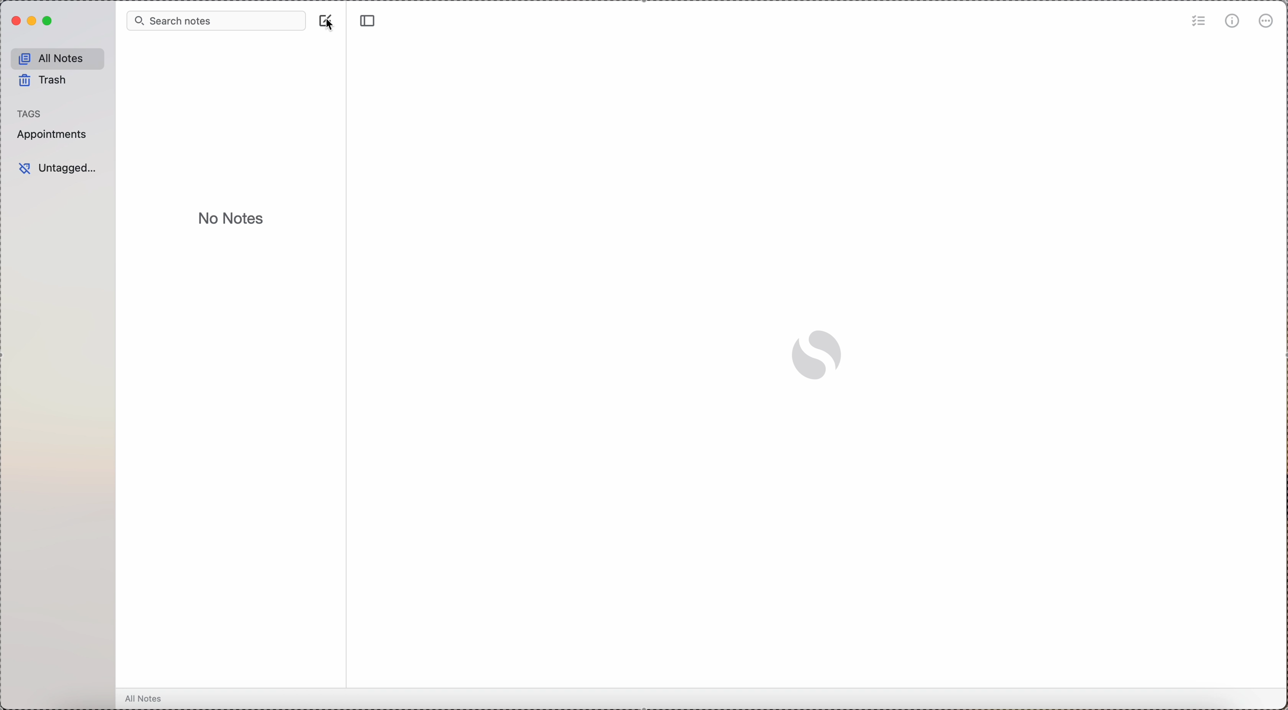 This screenshot has height=710, width=1288. What do you see at coordinates (214, 20) in the screenshot?
I see `search bar` at bounding box center [214, 20].